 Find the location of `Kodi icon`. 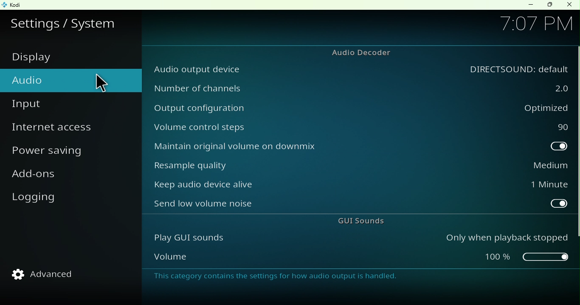

Kodi icon is located at coordinates (14, 5).